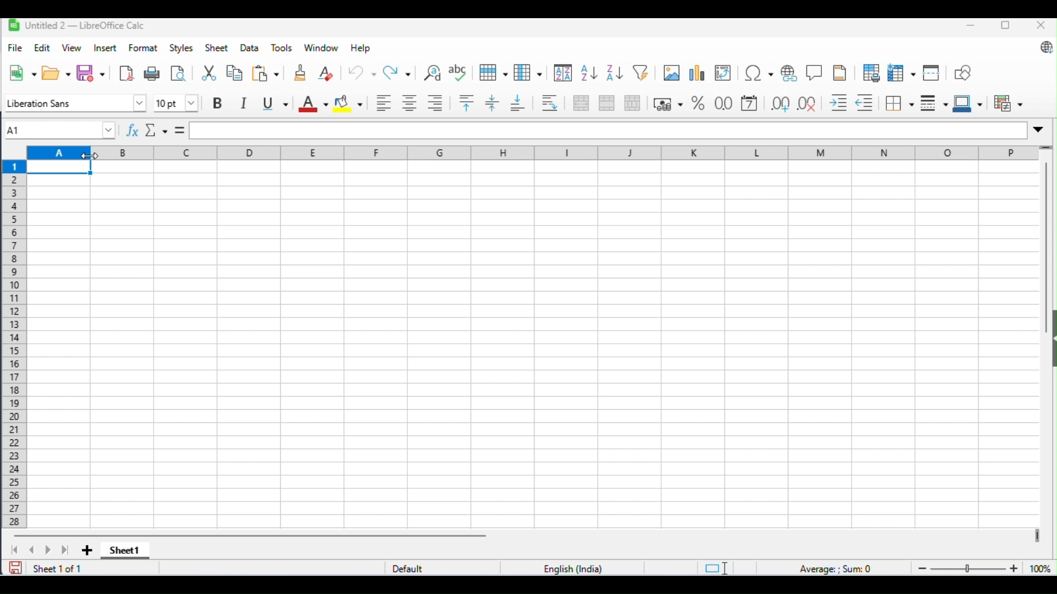  I want to click on language, so click(575, 568).